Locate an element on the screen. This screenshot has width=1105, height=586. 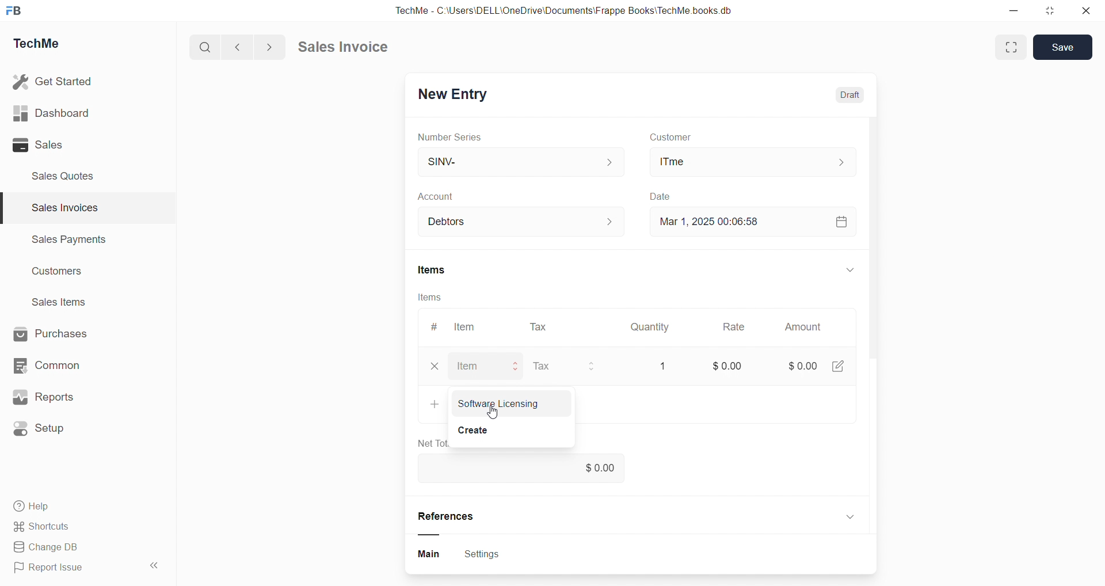
Account is located at coordinates (454, 197).